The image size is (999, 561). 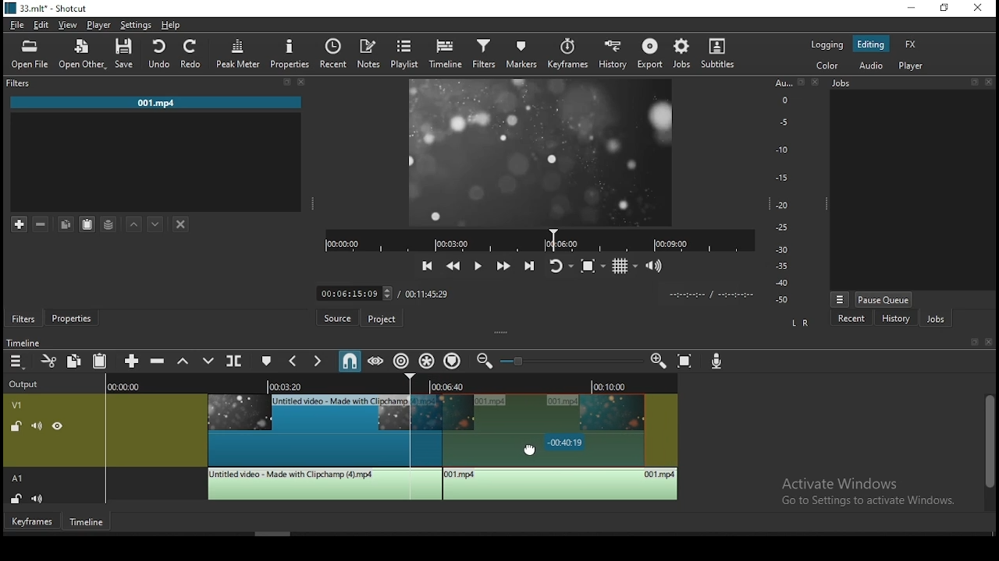 What do you see at coordinates (717, 360) in the screenshot?
I see `record audio` at bounding box center [717, 360].